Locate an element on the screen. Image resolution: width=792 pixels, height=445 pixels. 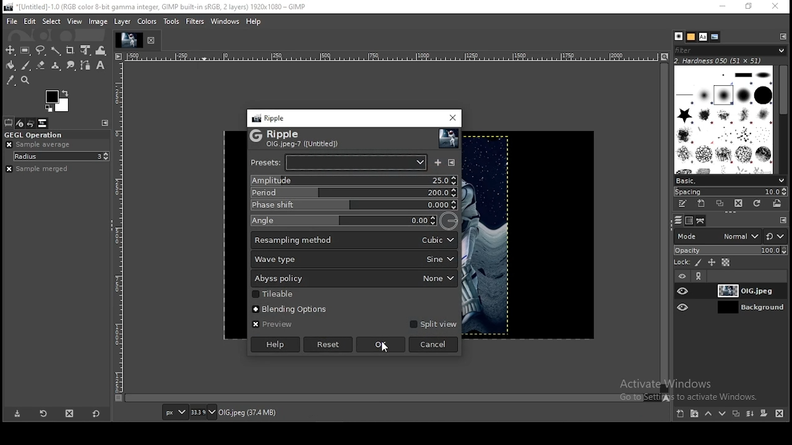
paintbrush tool is located at coordinates (26, 66).